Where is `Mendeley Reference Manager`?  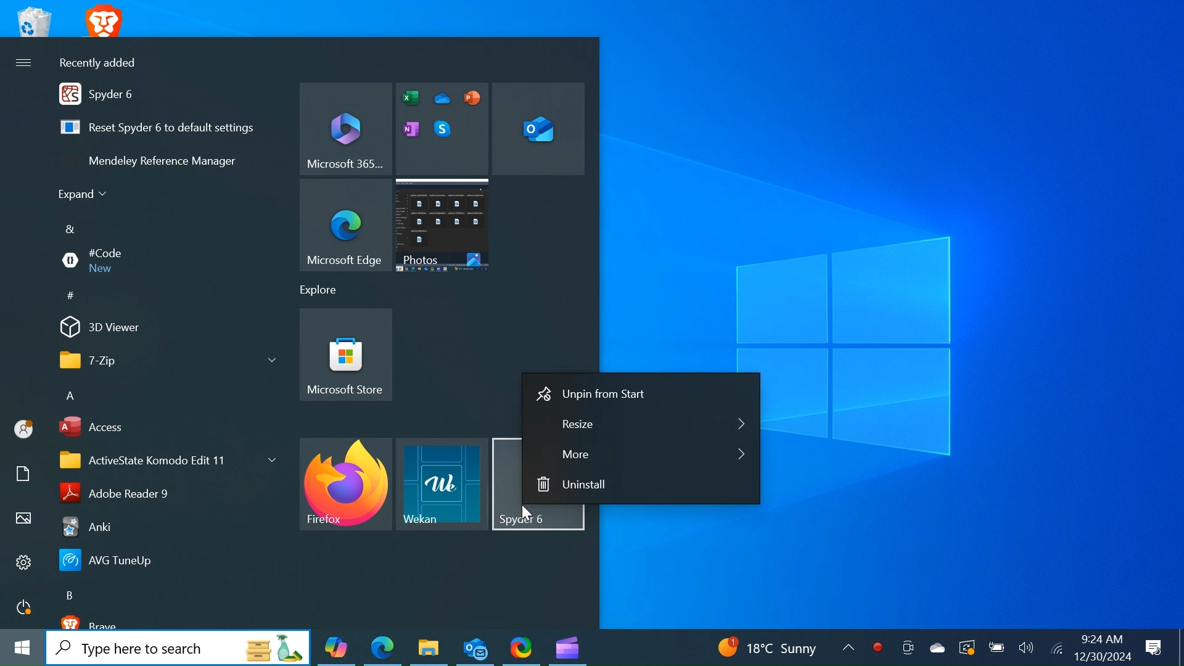
Mendeley Reference Manager is located at coordinates (168, 163).